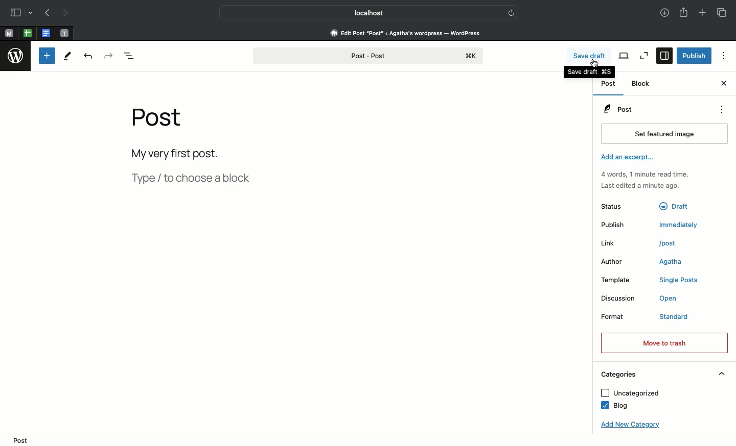  What do you see at coordinates (619, 299) in the screenshot?
I see `Discussion` at bounding box center [619, 299].